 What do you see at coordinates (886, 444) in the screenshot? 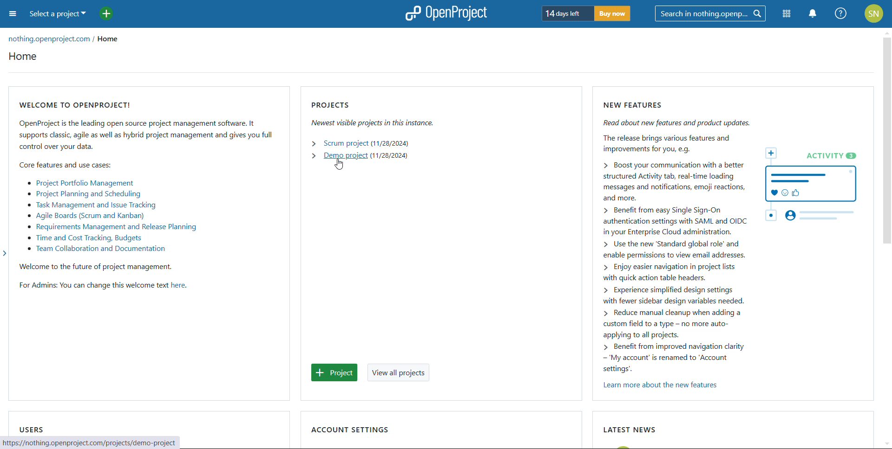
I see `scroll down` at bounding box center [886, 444].